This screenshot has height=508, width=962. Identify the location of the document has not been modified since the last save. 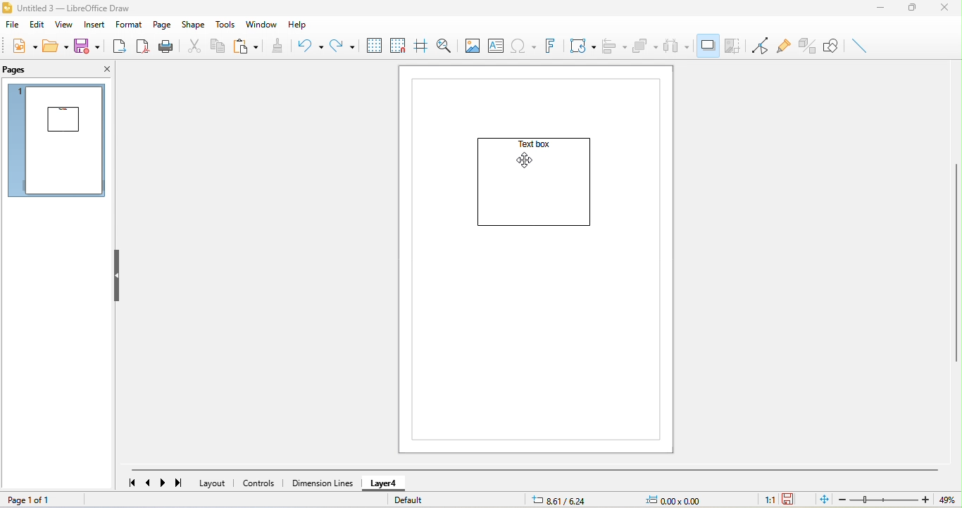
(796, 500).